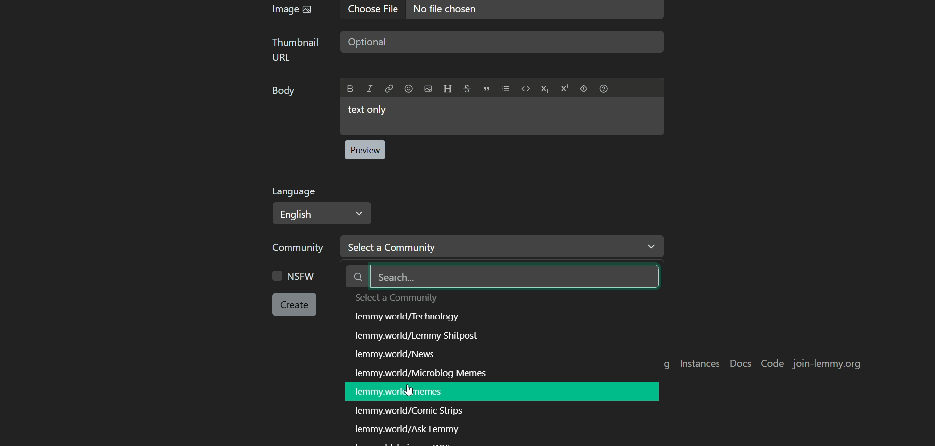 The width and height of the screenshot is (935, 446). I want to click on List, so click(506, 89).